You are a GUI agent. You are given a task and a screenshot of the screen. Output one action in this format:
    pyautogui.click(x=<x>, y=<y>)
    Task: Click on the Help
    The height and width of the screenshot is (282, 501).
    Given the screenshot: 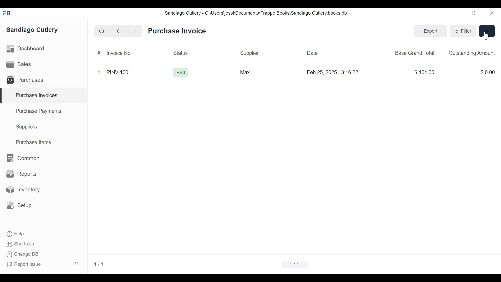 What is the action you would take?
    pyautogui.click(x=16, y=234)
    